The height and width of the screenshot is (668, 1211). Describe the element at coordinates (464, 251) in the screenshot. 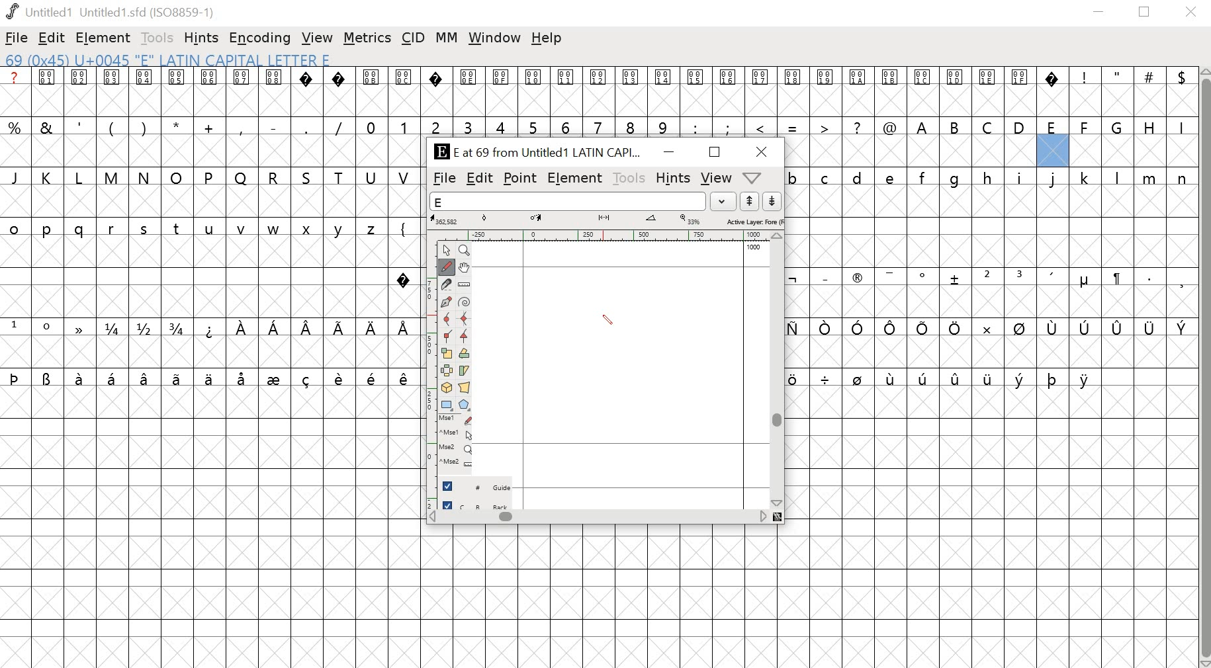

I see `Zoom` at that location.